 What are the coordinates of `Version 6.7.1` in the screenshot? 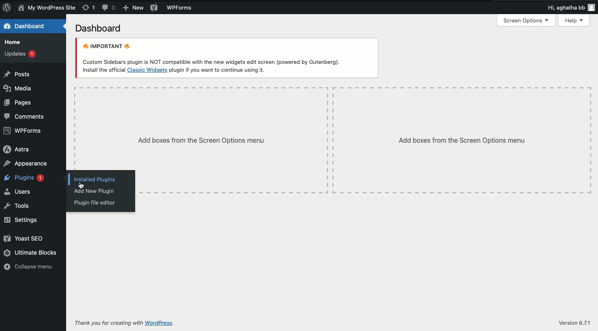 It's located at (573, 323).